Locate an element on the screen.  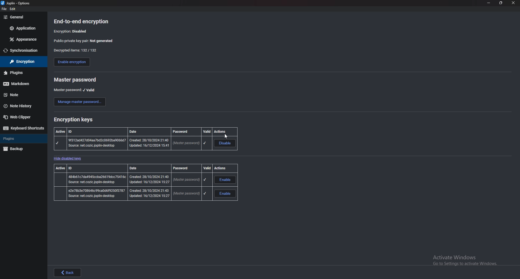
keyboard shortcuts is located at coordinates (24, 128).